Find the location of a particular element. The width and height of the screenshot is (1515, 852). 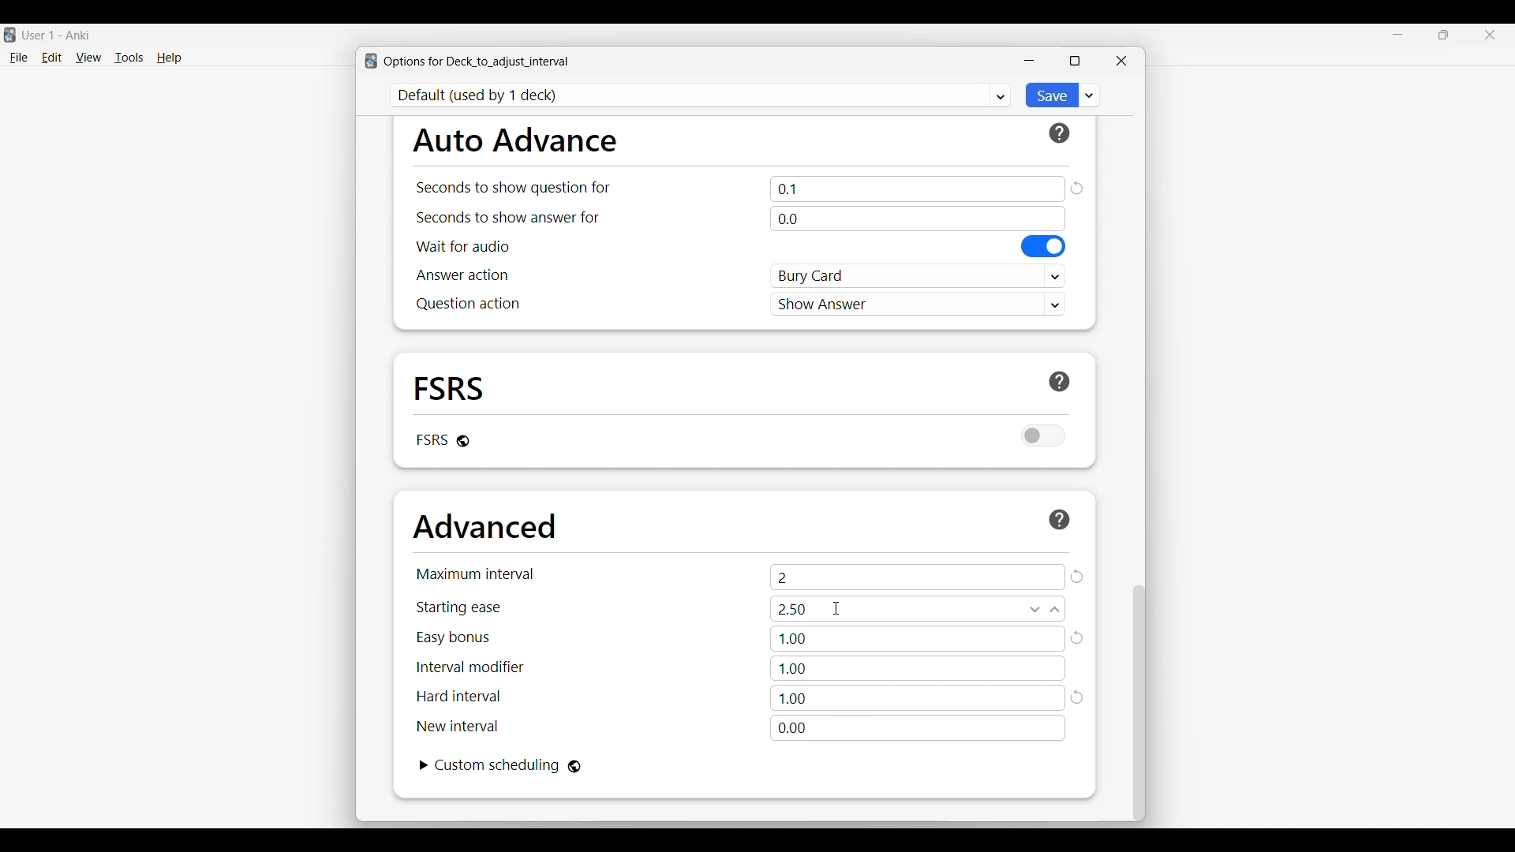

0.0 is located at coordinates (917, 219).